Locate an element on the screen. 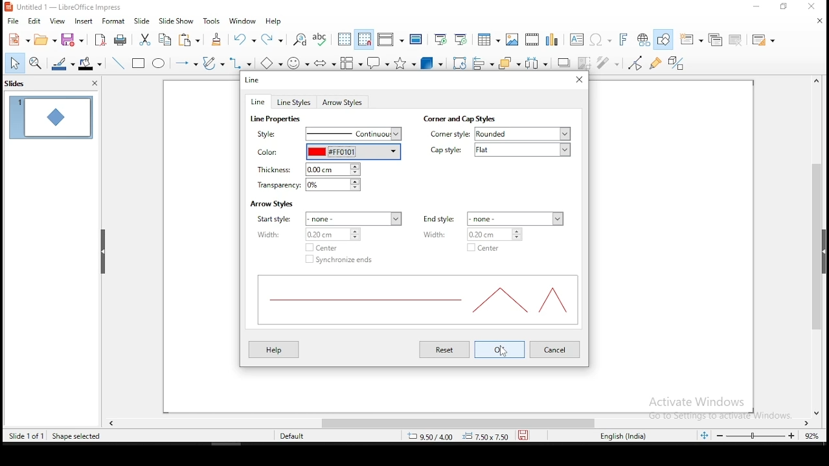 The image size is (829, 466). text box is located at coordinates (578, 39).